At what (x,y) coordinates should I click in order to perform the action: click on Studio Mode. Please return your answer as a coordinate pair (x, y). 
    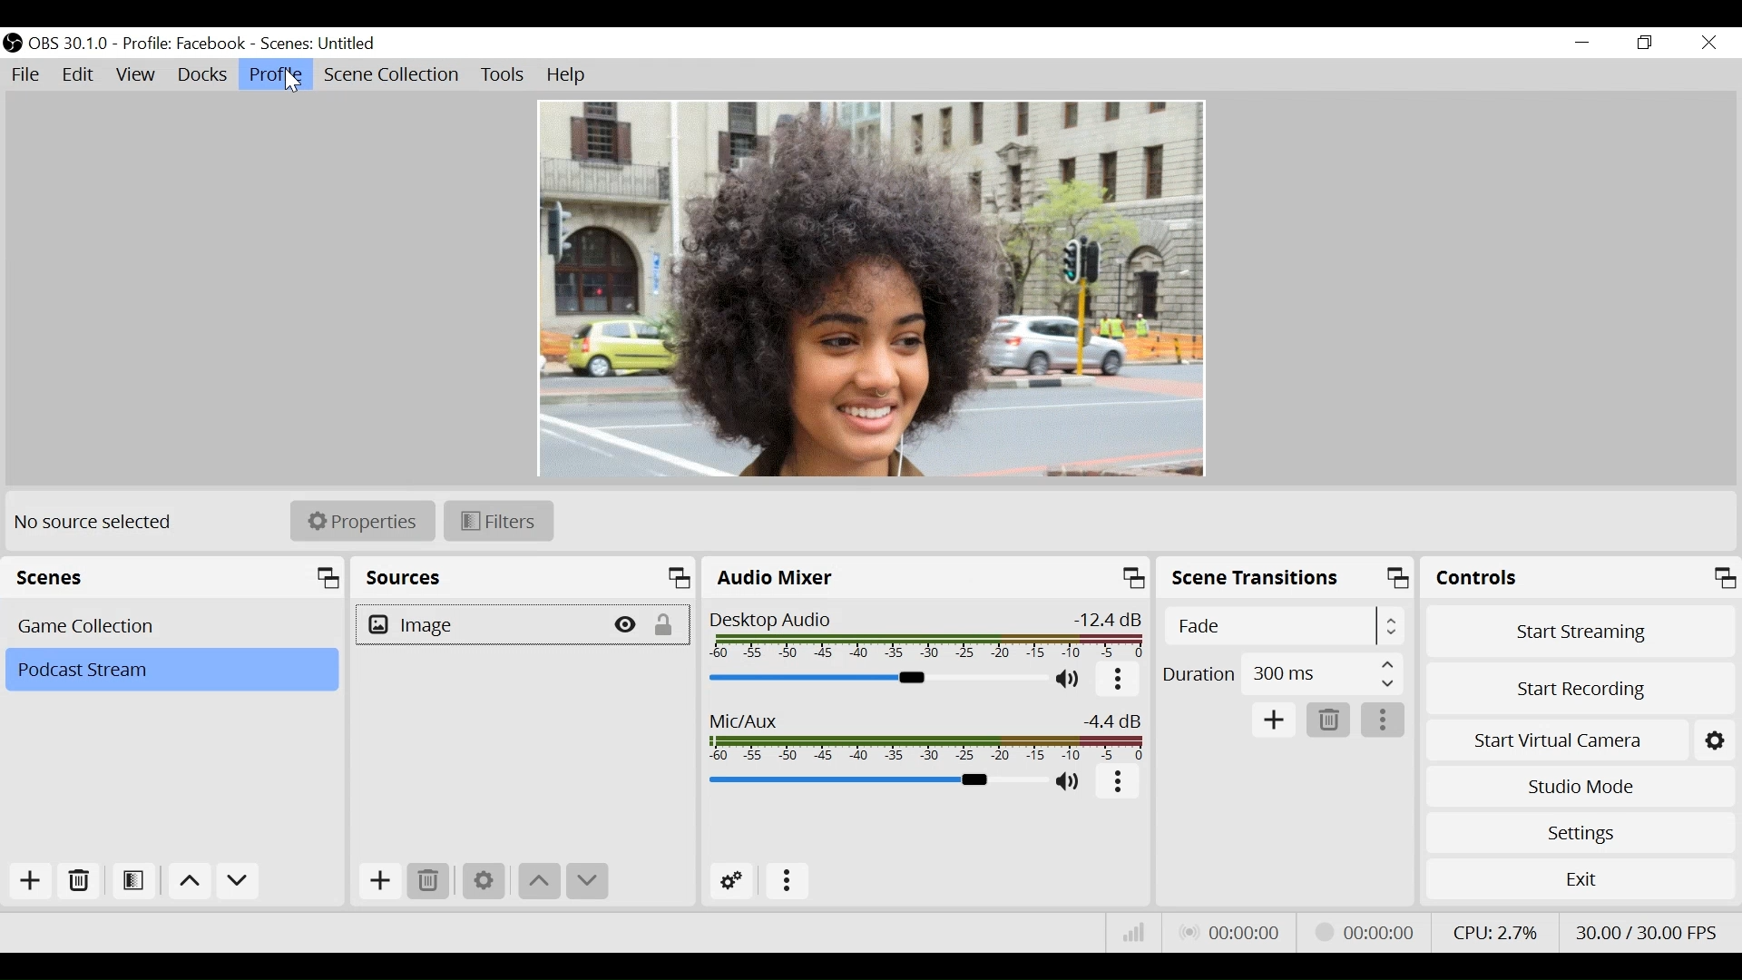
    Looking at the image, I should click on (1581, 788).